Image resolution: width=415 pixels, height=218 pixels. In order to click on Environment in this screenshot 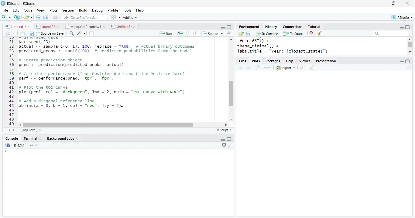, I will do `click(249, 27)`.